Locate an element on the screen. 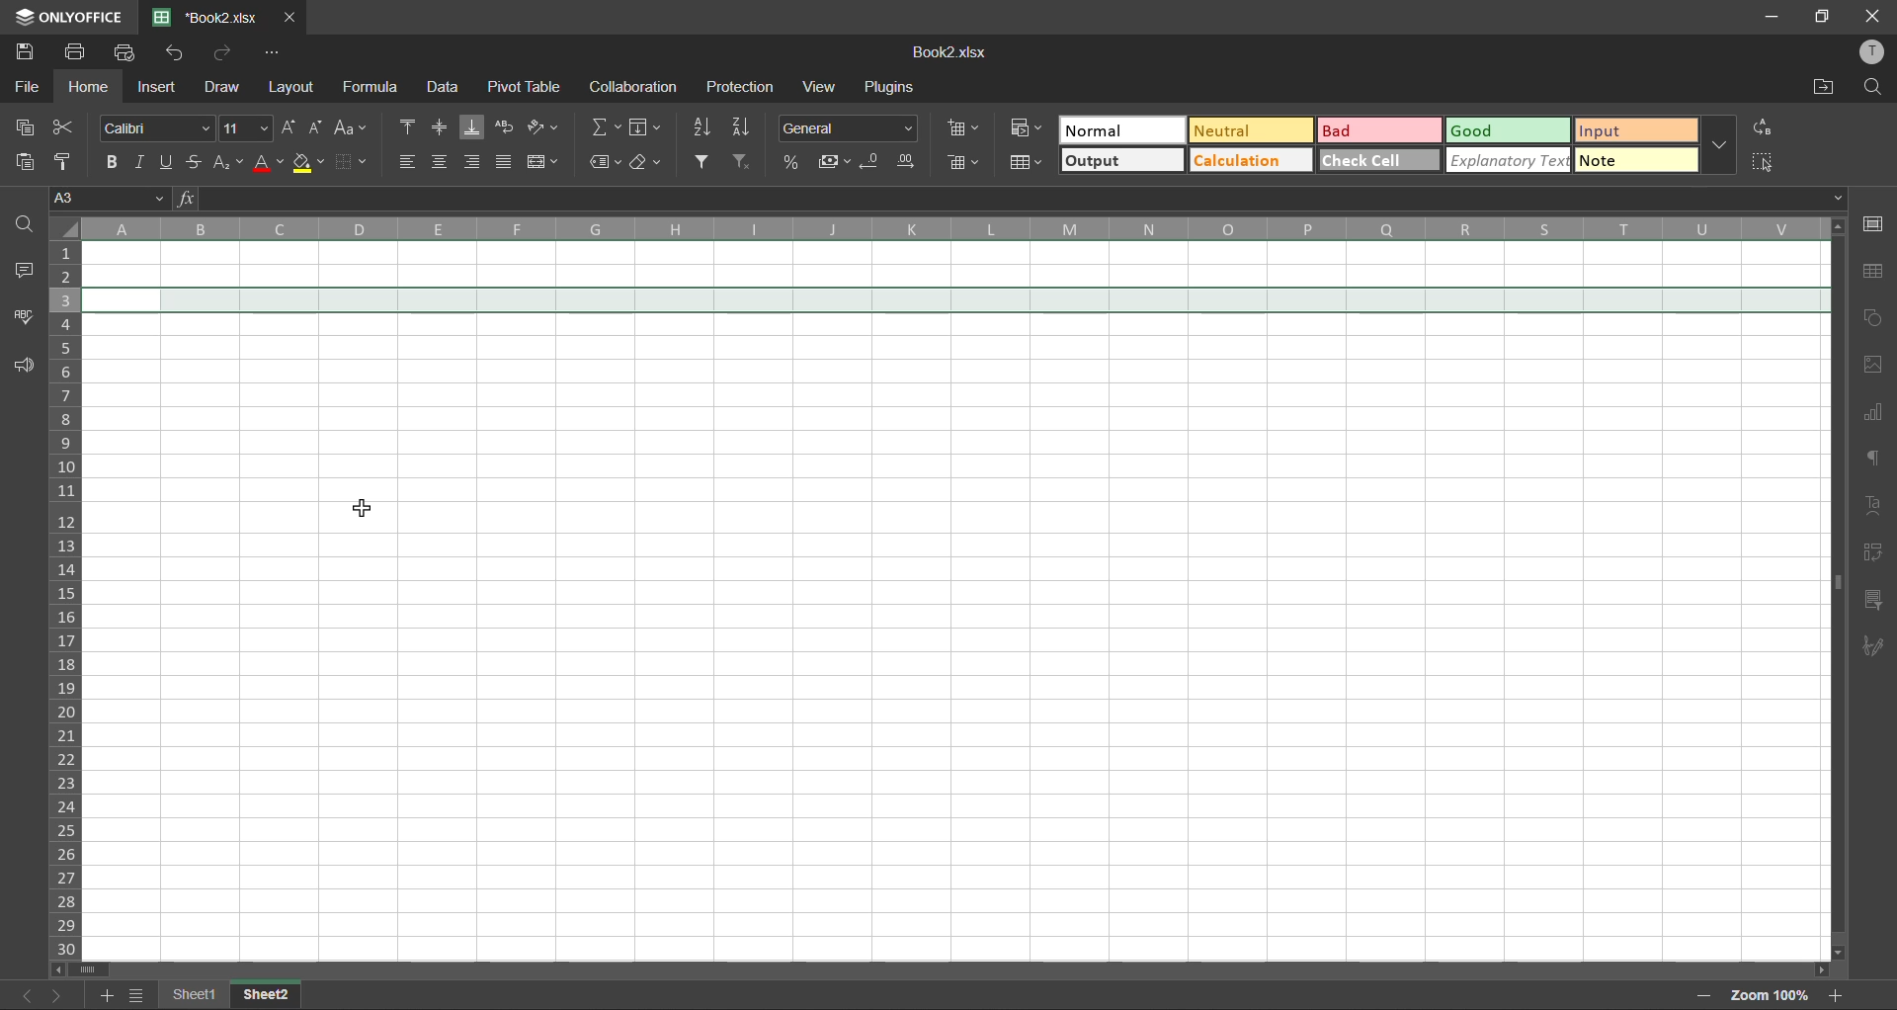  images is located at coordinates (1877, 365).